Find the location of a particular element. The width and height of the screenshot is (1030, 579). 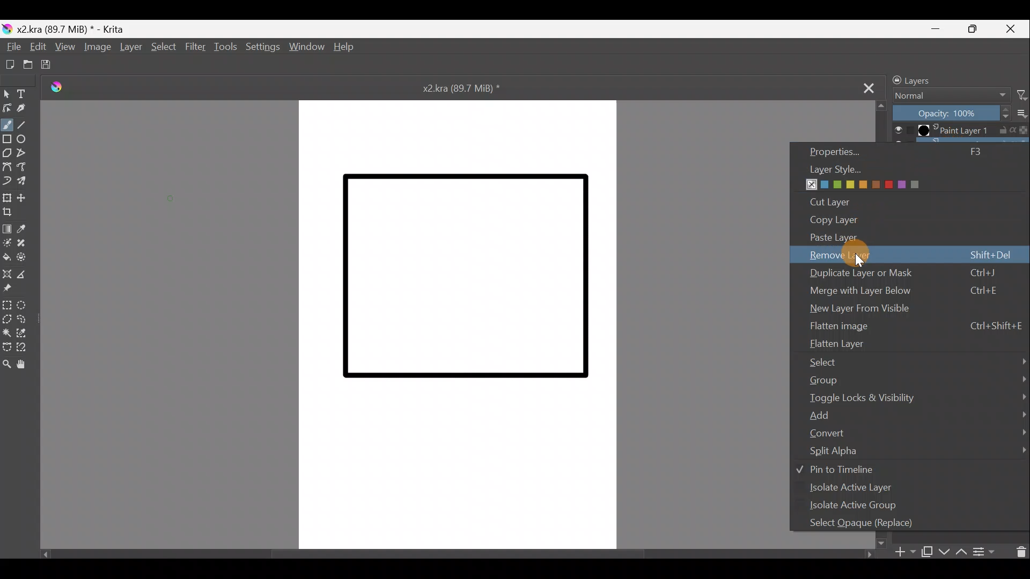

Rectangular selection tool is located at coordinates (8, 305).